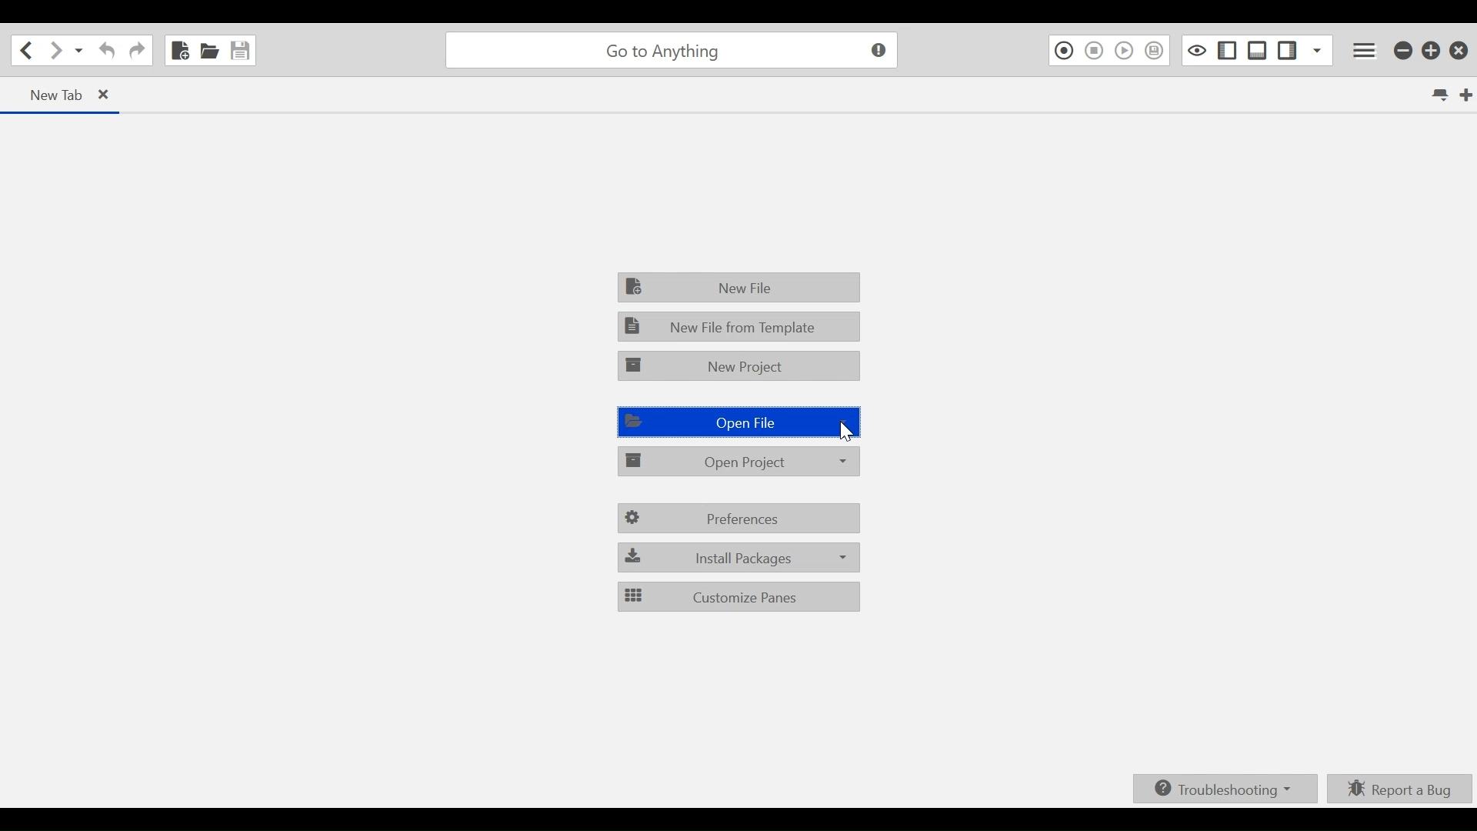  I want to click on Redo, so click(137, 50).